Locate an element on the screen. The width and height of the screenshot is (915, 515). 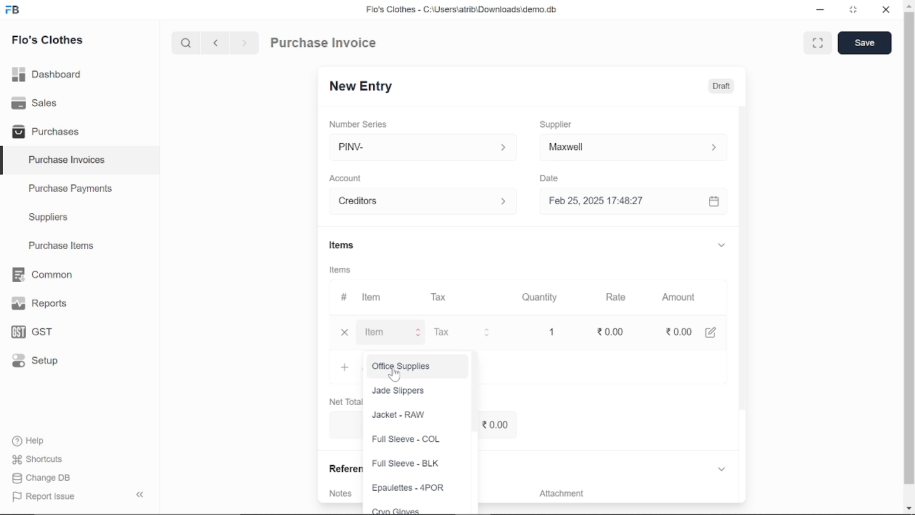
 Feb 25, 2025 17:48:27 is located at coordinates (619, 200).